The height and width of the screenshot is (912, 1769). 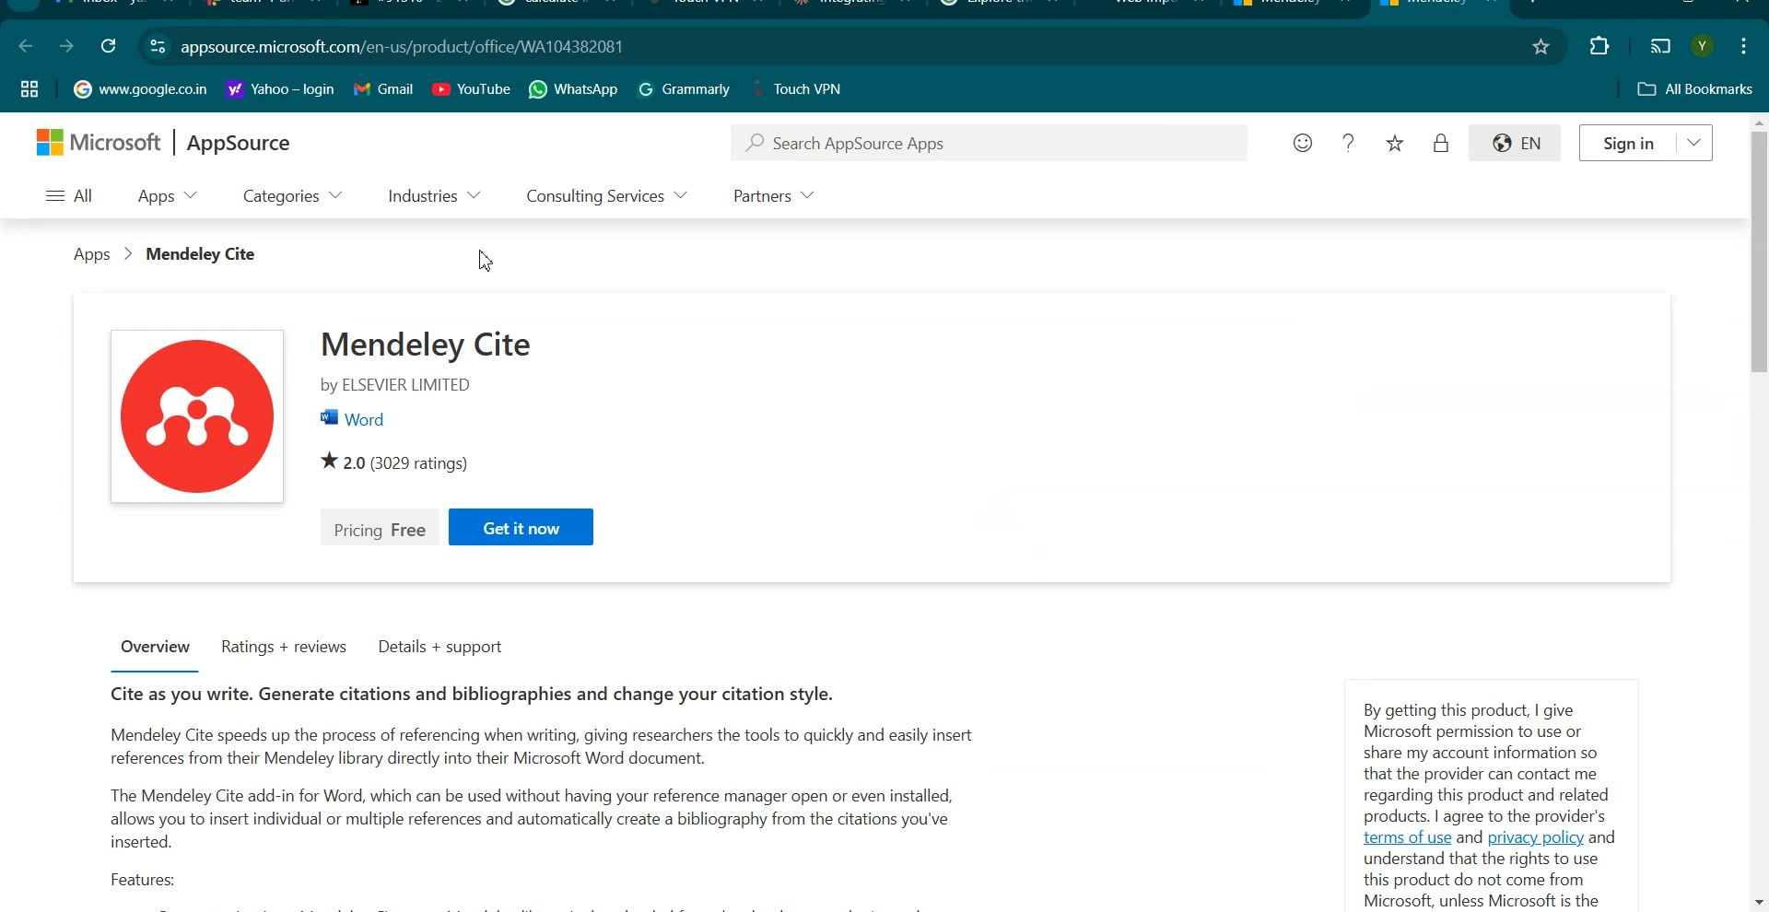 What do you see at coordinates (156, 649) in the screenshot?
I see `Overview` at bounding box center [156, 649].